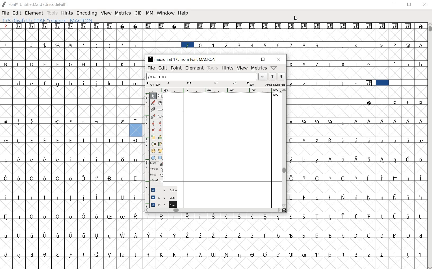 The width and height of the screenshot is (432, 269). What do you see at coordinates (106, 13) in the screenshot?
I see `view` at bounding box center [106, 13].